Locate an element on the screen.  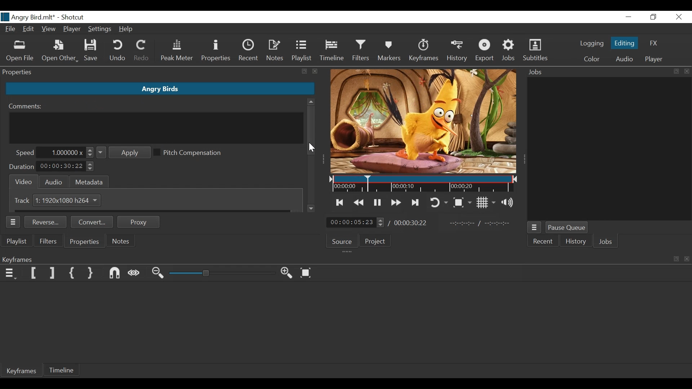
Toggle display grid on player is located at coordinates (485, 203).